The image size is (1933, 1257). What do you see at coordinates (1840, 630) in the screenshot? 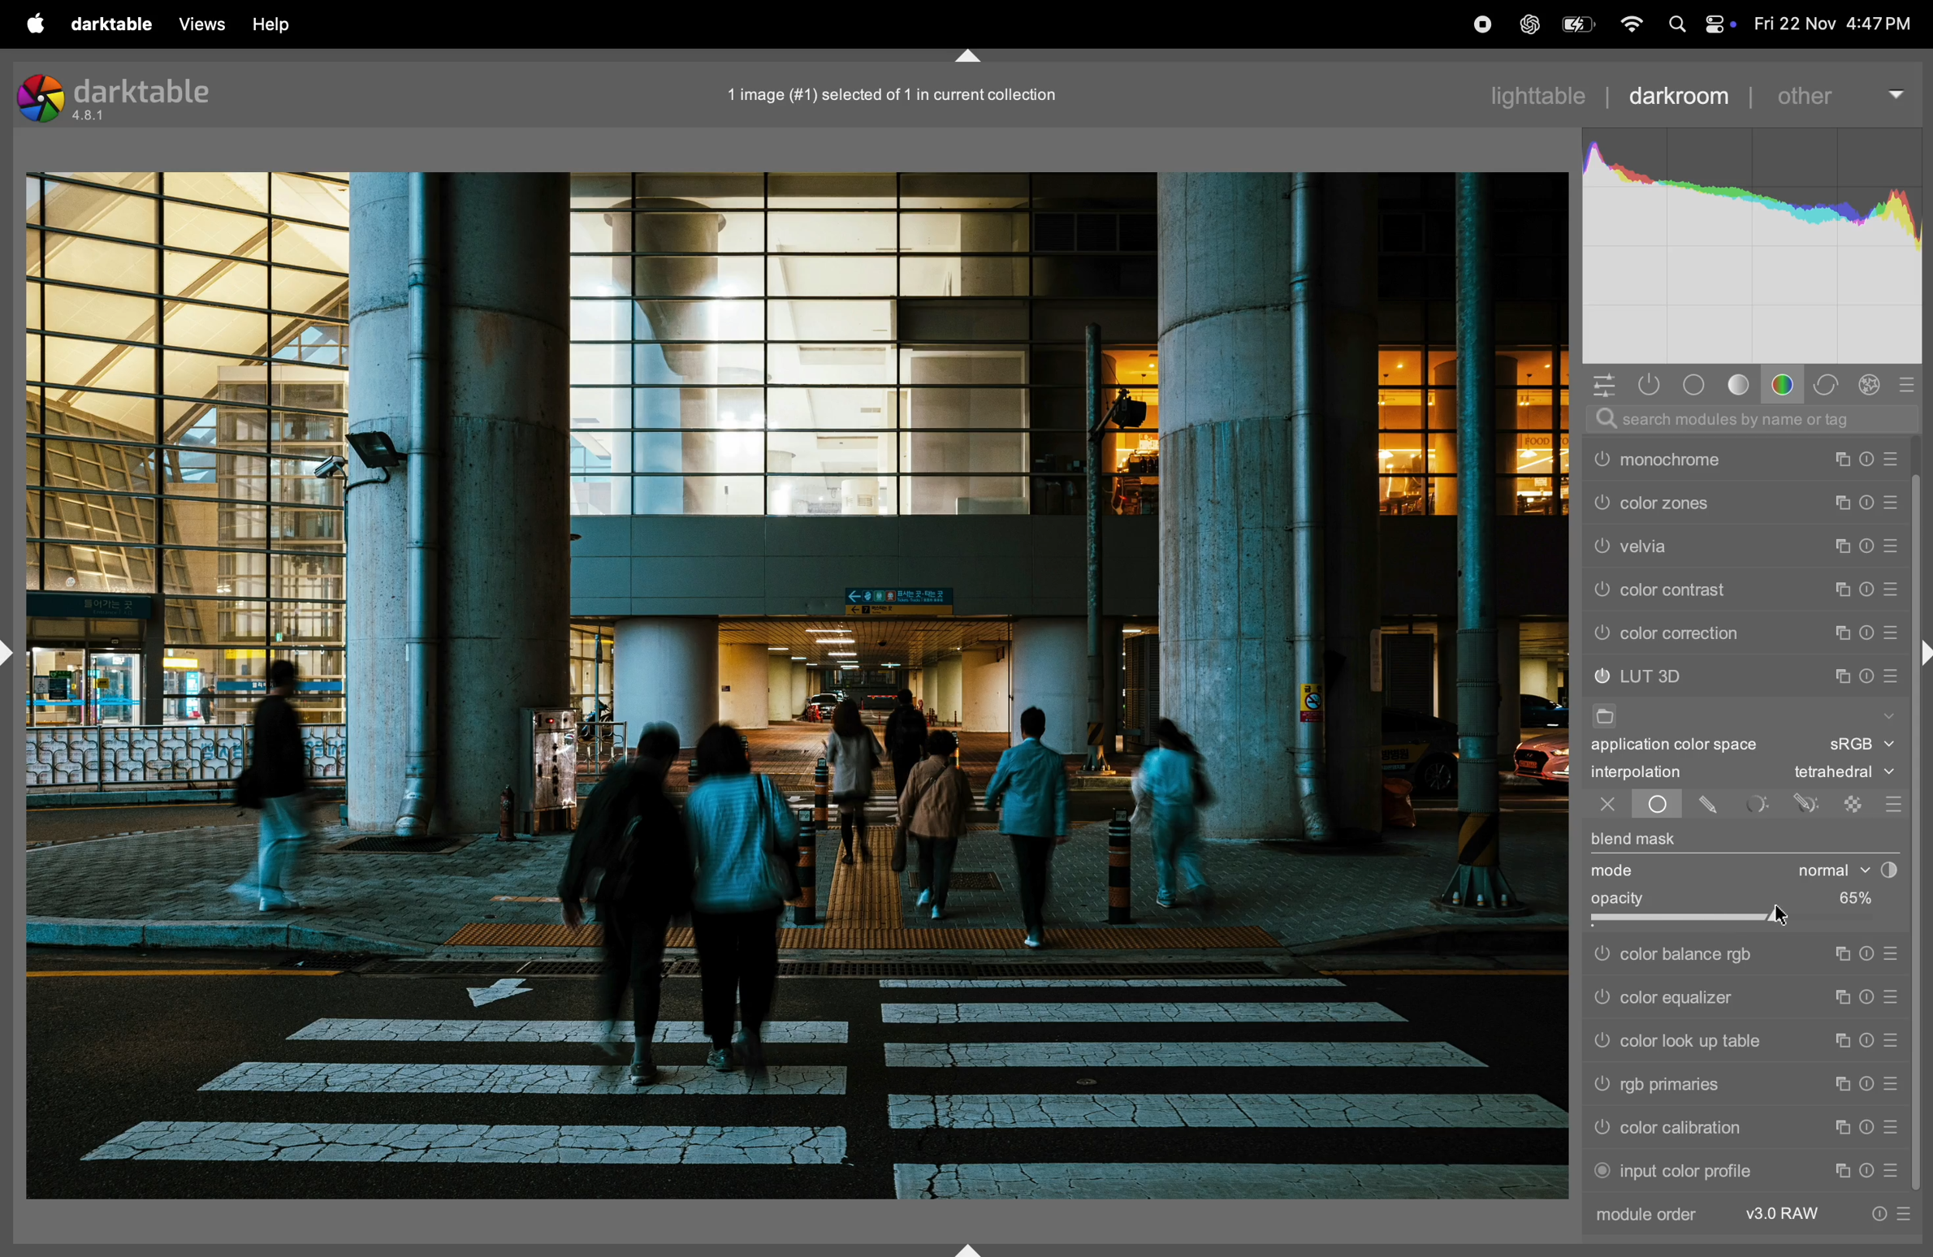
I see `multiple instance actions` at bounding box center [1840, 630].